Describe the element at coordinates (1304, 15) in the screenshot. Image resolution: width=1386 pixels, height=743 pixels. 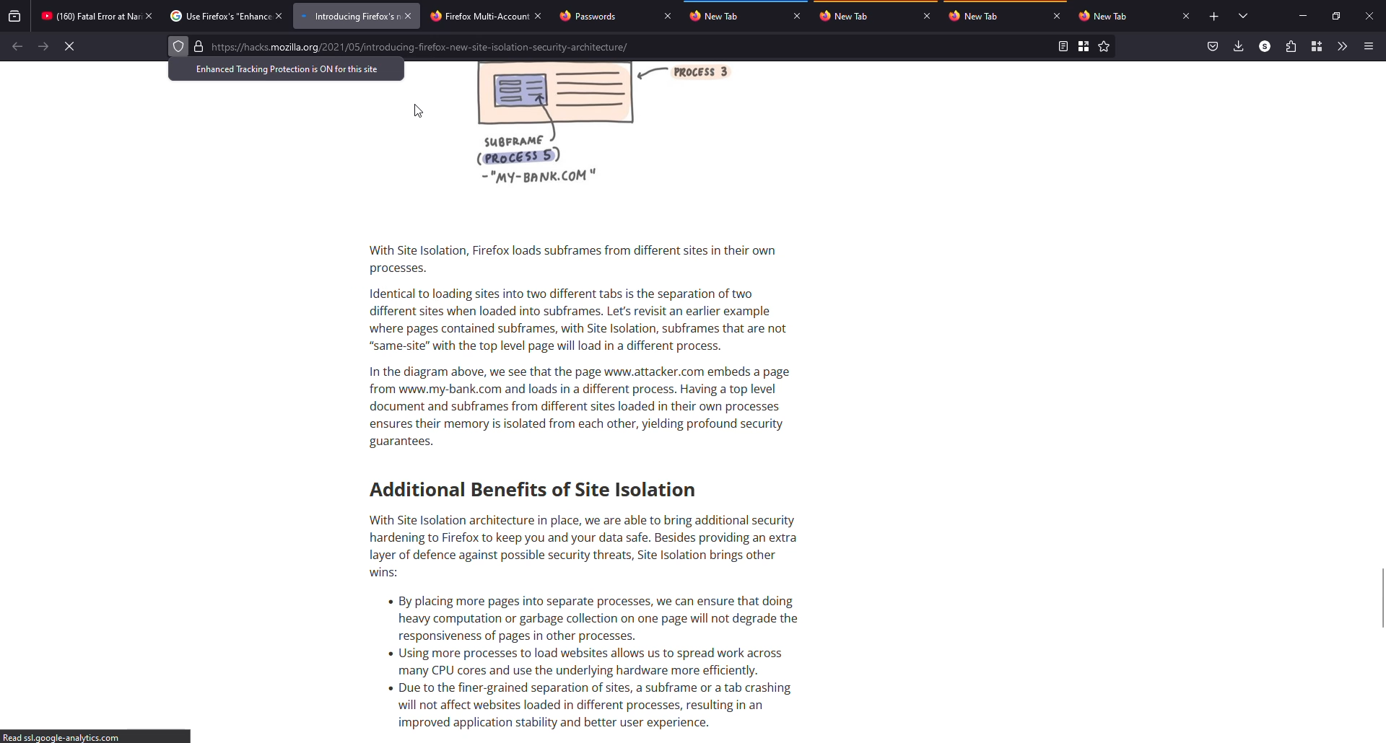
I see `minimize` at that location.